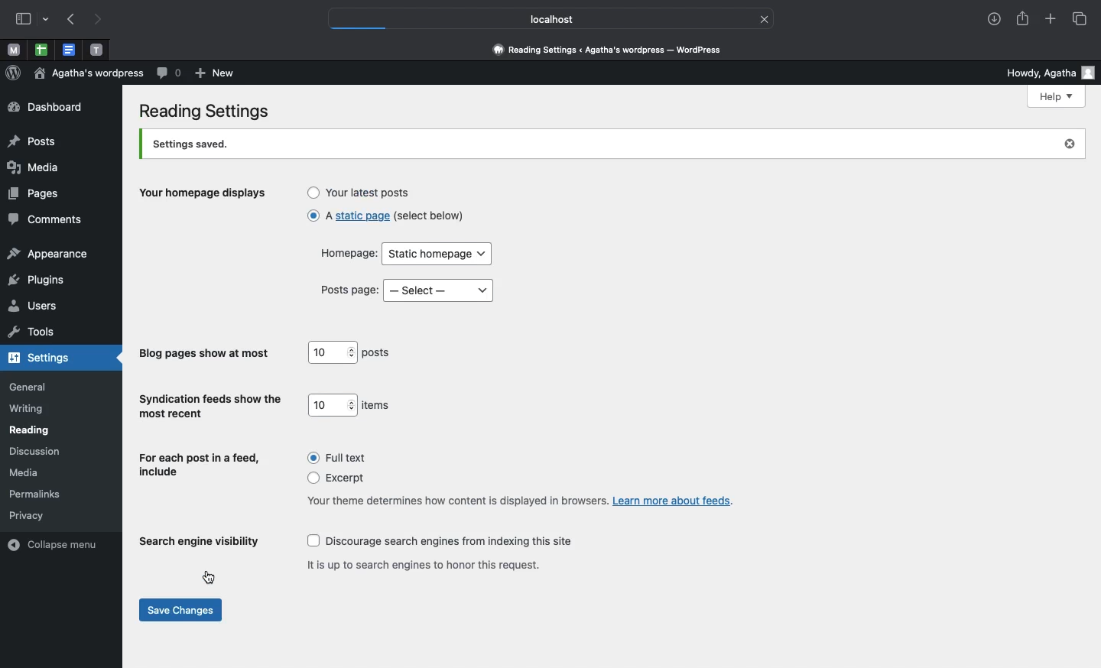  Describe the element at coordinates (73, 20) in the screenshot. I see `Previous page` at that location.